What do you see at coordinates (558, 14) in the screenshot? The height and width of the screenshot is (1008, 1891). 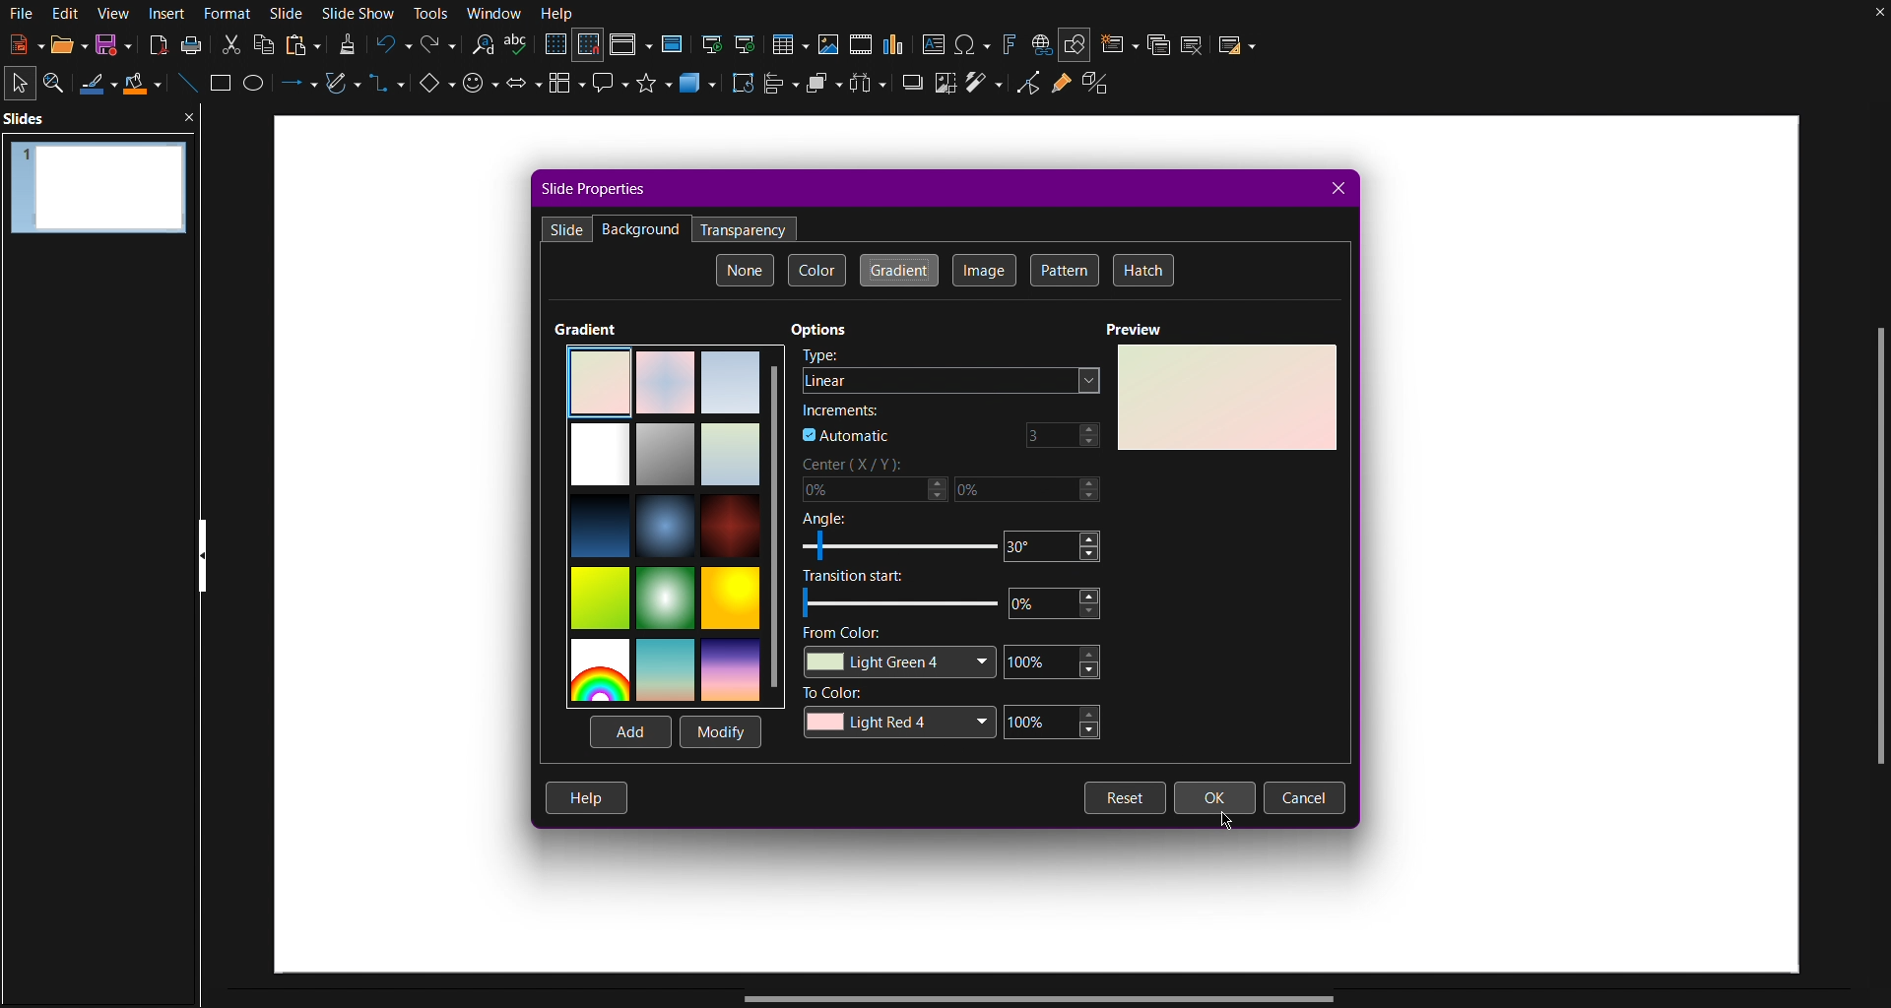 I see `Help` at bounding box center [558, 14].